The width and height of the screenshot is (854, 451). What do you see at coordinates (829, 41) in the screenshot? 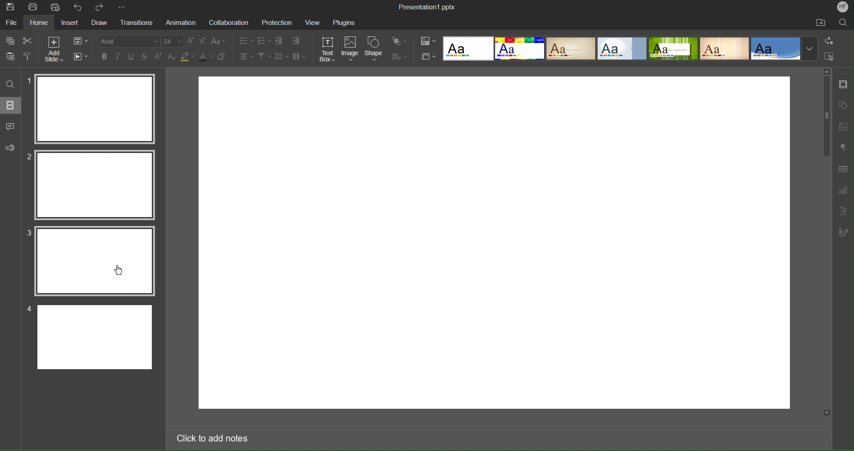
I see `Replace` at bounding box center [829, 41].